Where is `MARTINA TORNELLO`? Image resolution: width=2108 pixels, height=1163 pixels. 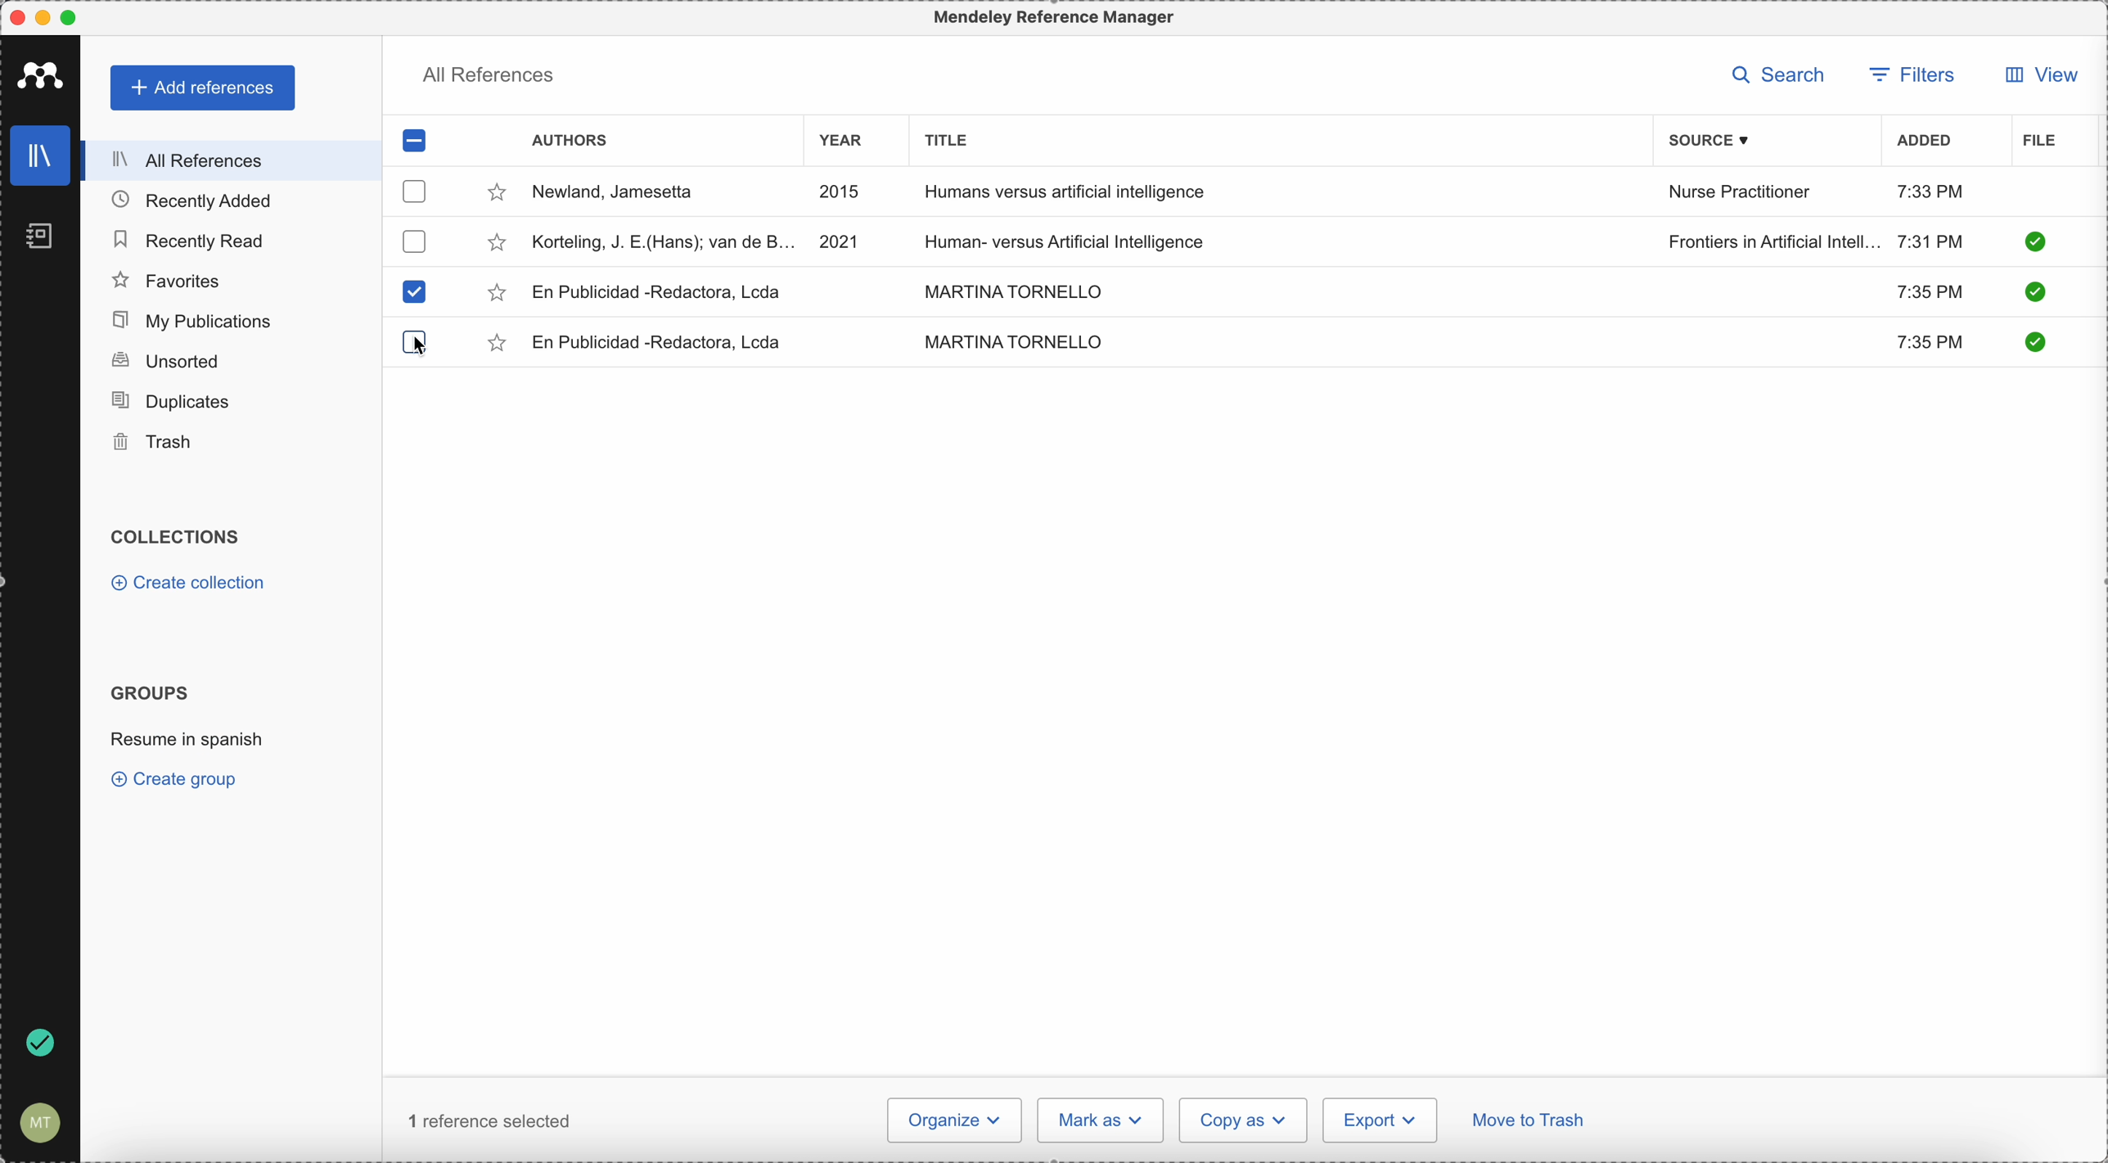 MARTINA TORNELLO is located at coordinates (1009, 289).